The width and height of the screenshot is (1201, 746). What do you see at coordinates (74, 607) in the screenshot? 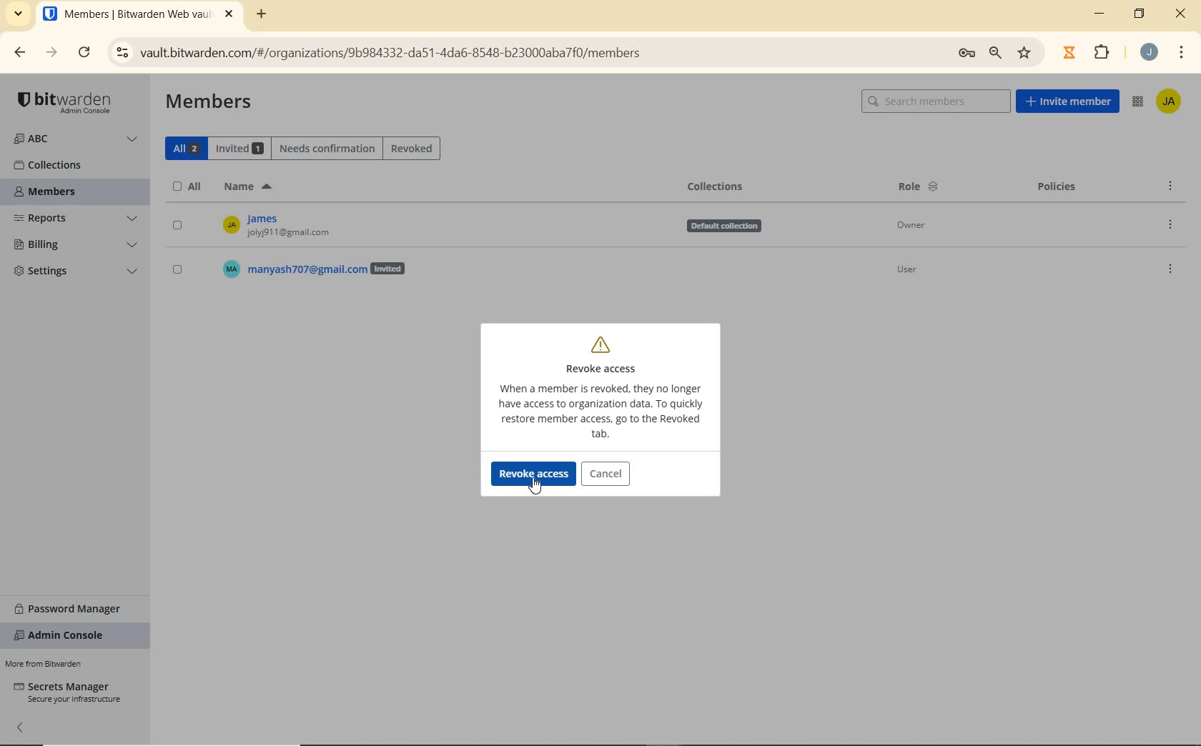
I see `PASSWORD MANAGER` at bounding box center [74, 607].